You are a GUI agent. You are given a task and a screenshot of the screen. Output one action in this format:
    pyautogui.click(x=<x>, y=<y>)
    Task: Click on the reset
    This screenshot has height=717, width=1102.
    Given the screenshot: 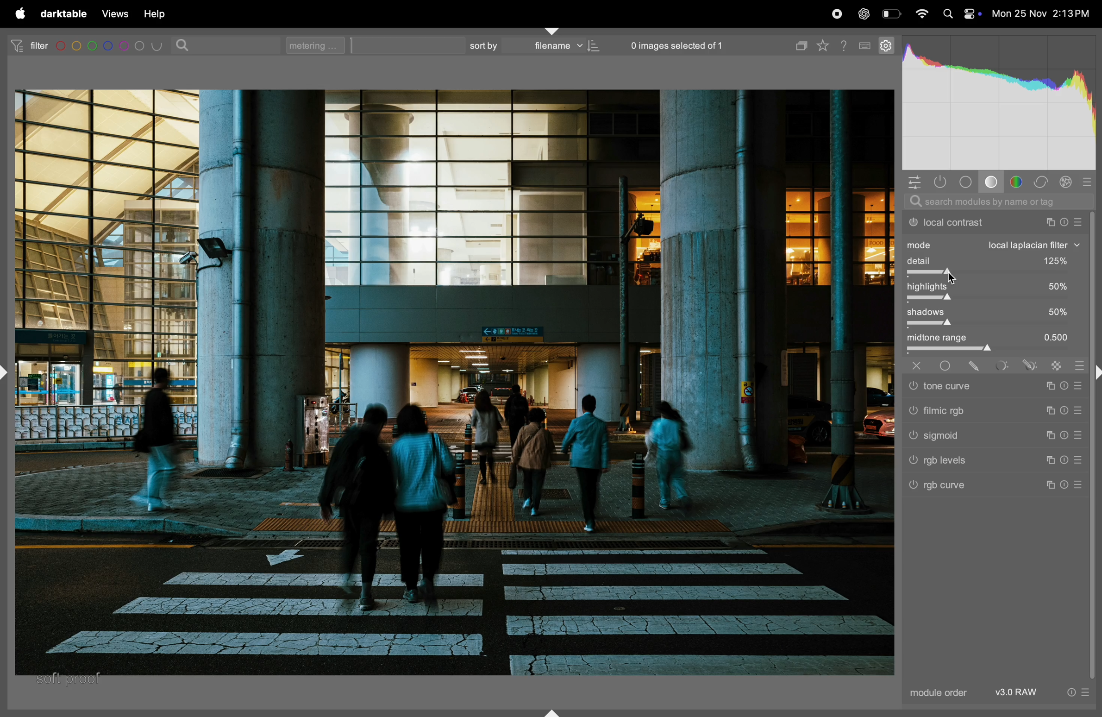 What is the action you would take?
    pyautogui.click(x=1071, y=691)
    